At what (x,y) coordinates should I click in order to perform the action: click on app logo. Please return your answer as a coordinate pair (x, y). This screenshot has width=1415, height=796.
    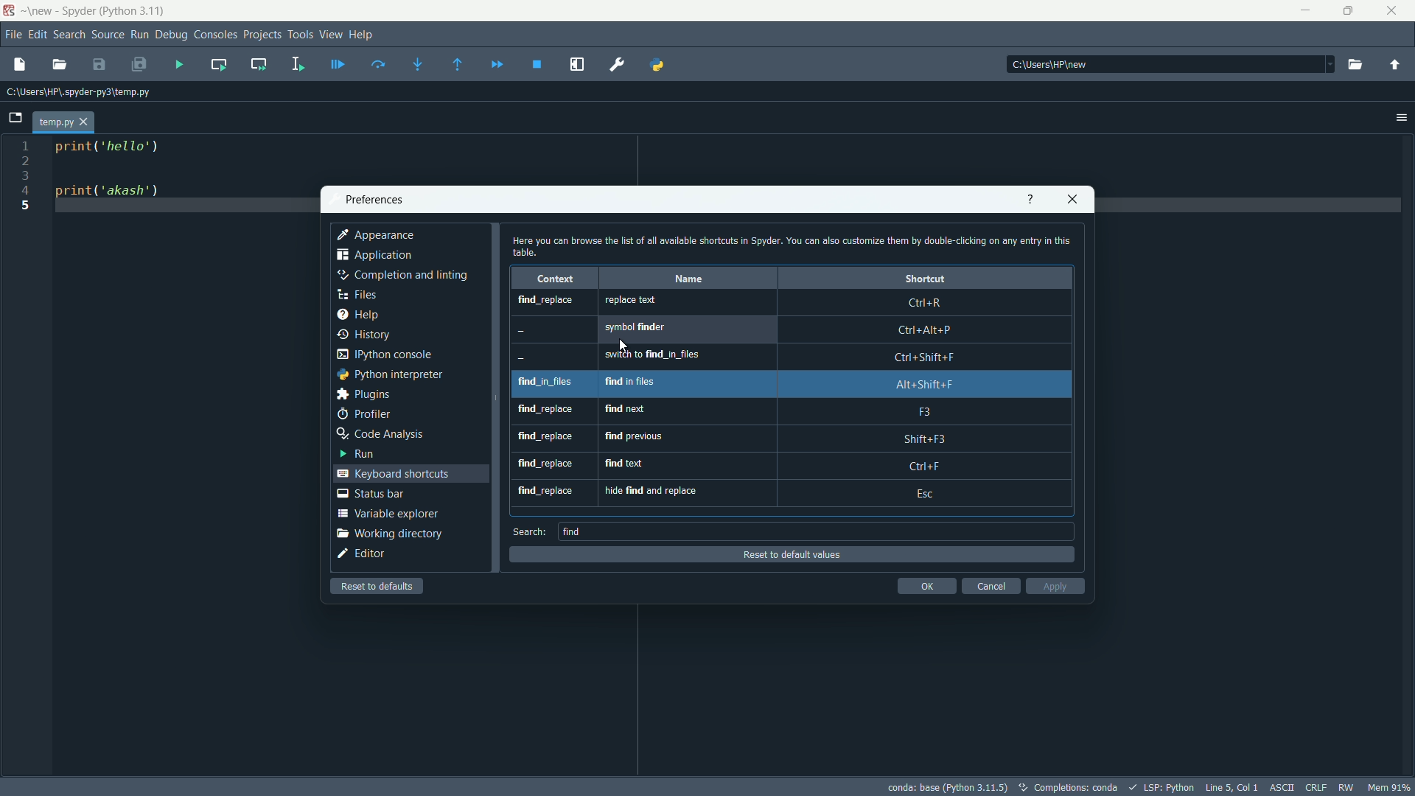
    Looking at the image, I should click on (9, 11).